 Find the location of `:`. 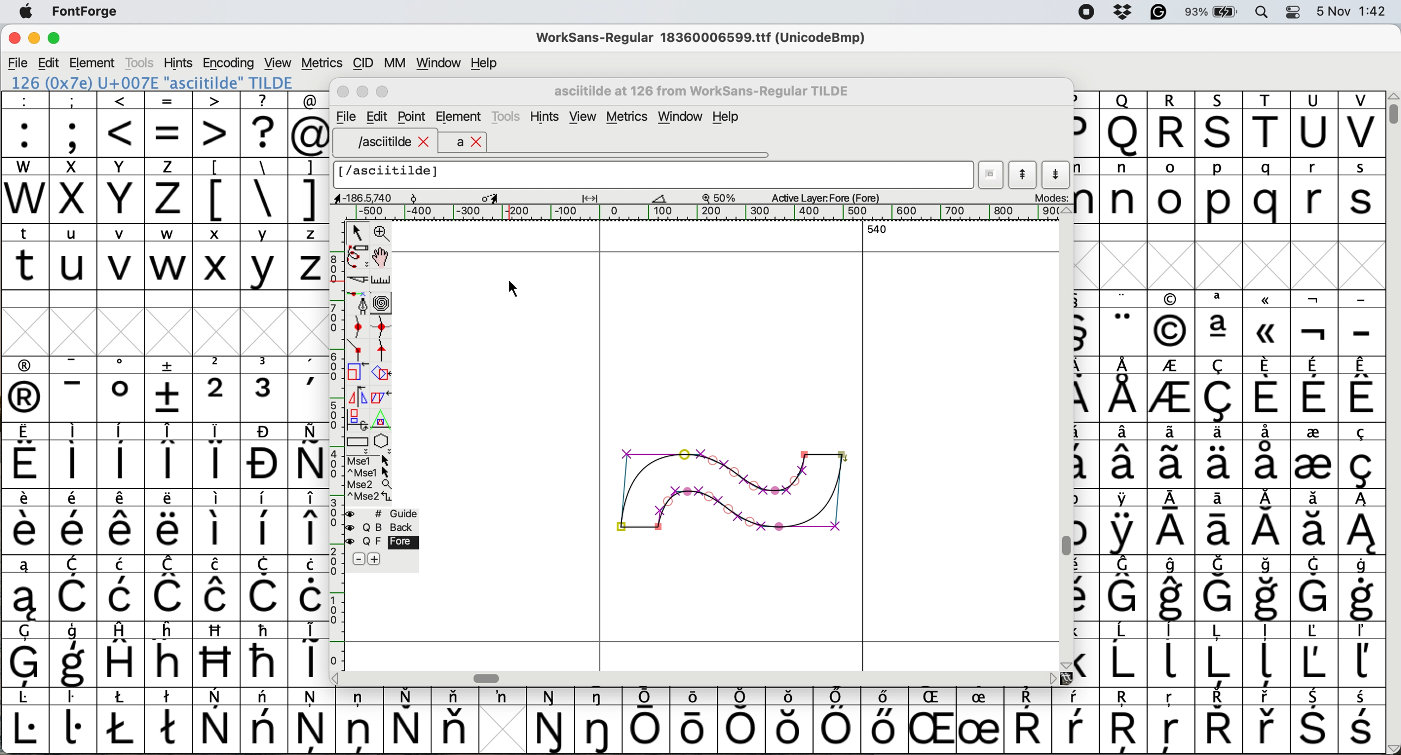

: is located at coordinates (26, 125).